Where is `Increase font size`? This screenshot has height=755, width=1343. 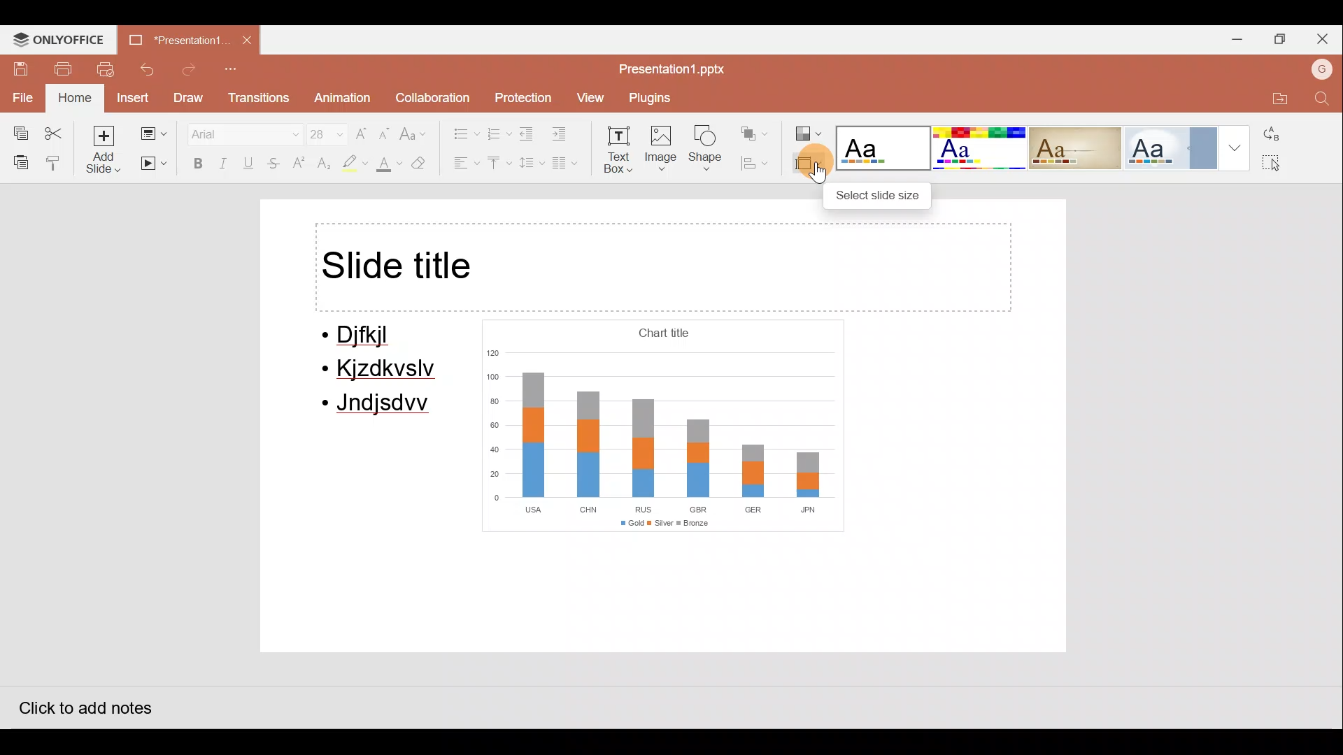
Increase font size is located at coordinates (362, 129).